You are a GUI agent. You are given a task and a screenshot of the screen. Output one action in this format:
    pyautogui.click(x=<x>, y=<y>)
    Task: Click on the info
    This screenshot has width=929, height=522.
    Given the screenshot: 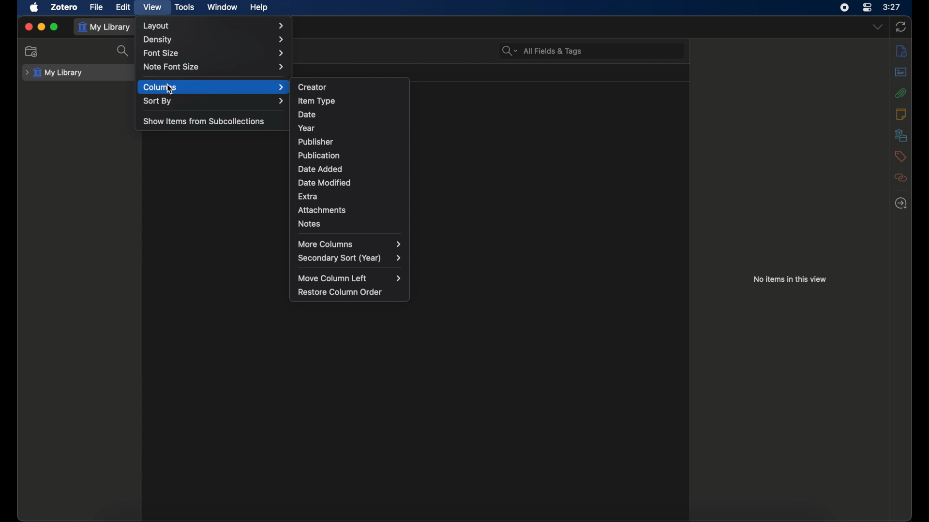 What is the action you would take?
    pyautogui.click(x=901, y=114)
    